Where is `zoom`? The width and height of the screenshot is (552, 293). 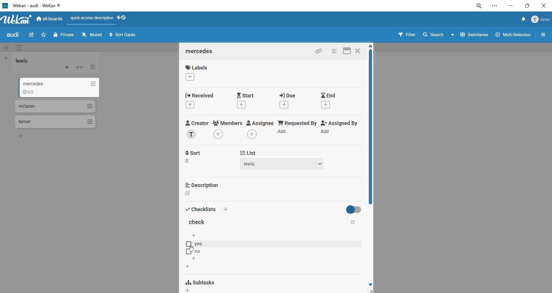
zoom is located at coordinates (480, 6).